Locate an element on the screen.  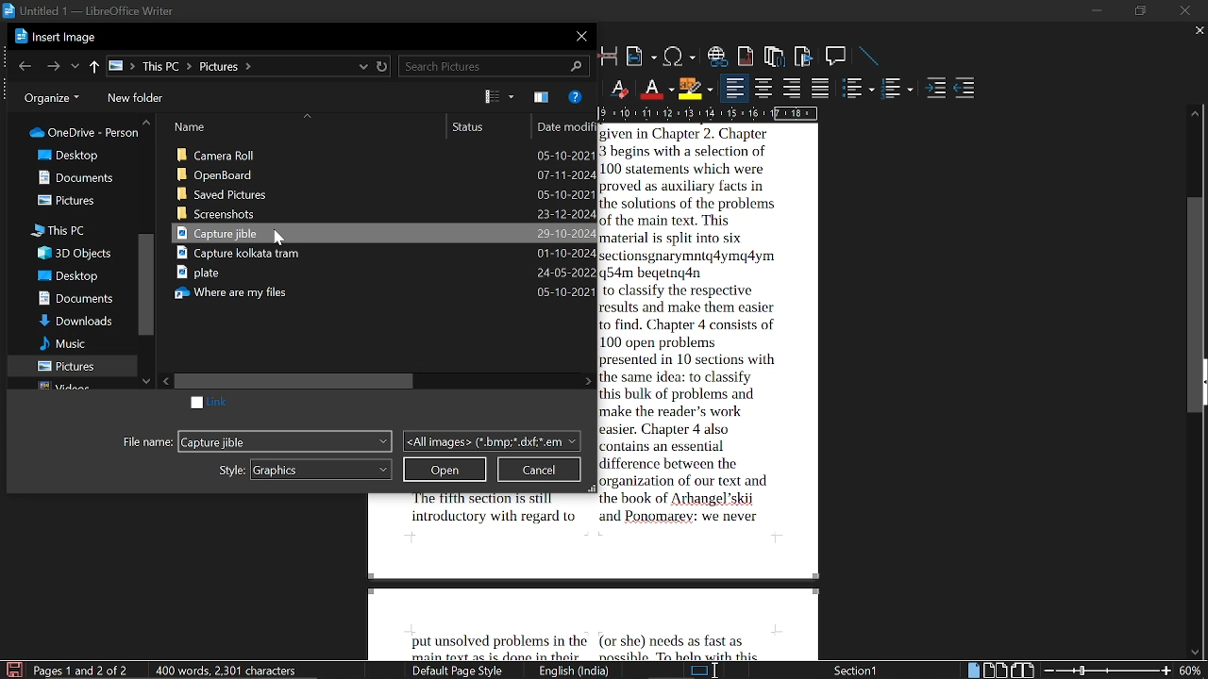
insert special character is located at coordinates (679, 54).